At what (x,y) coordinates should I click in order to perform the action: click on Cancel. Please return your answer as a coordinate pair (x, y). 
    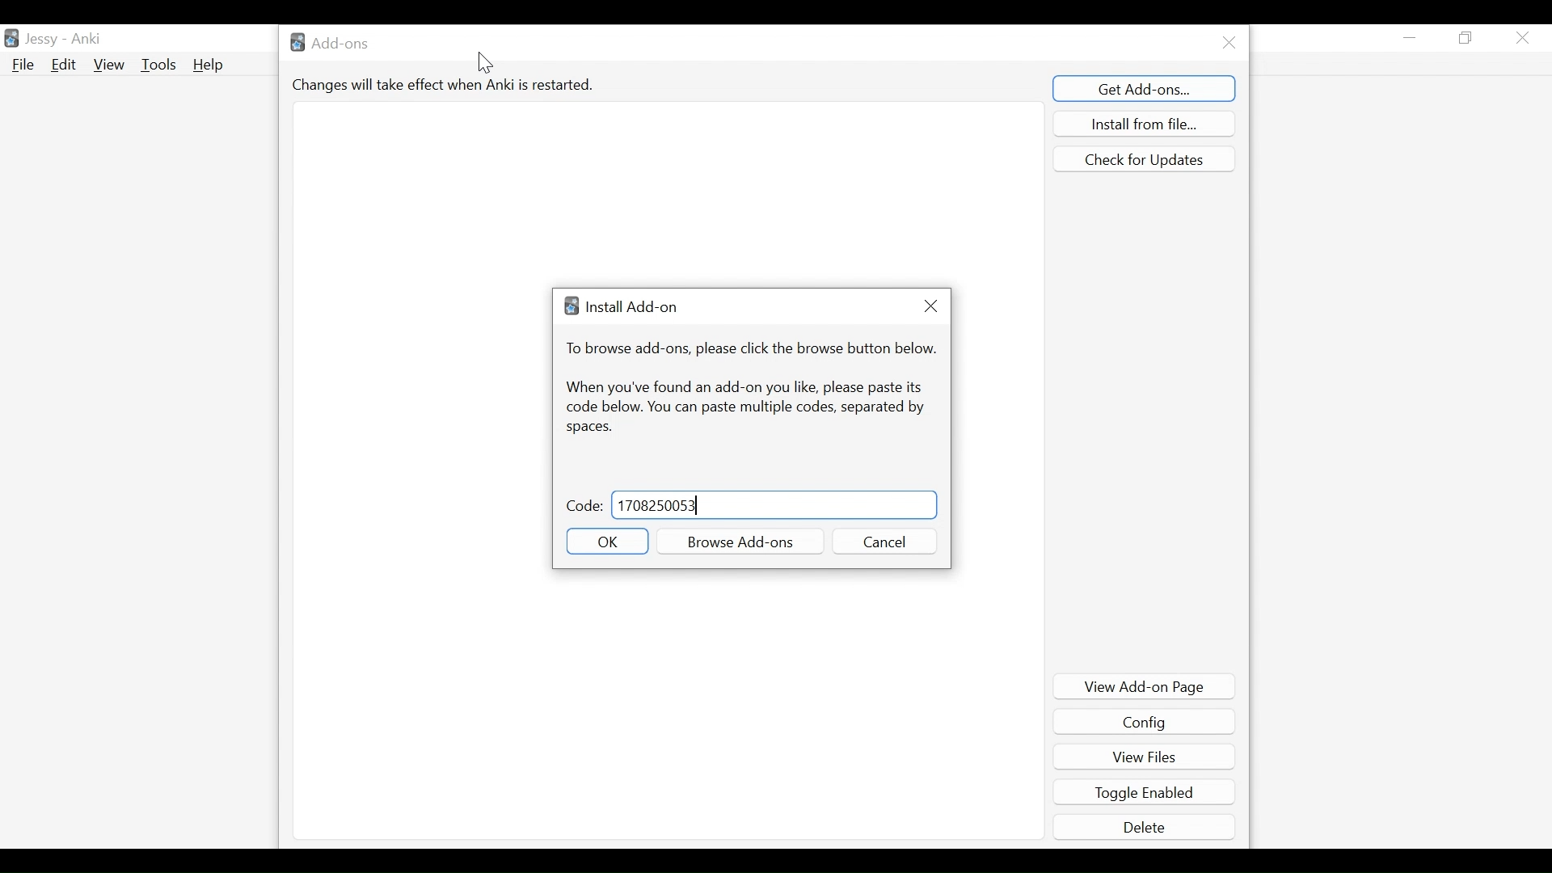
    Looking at the image, I should click on (884, 542).